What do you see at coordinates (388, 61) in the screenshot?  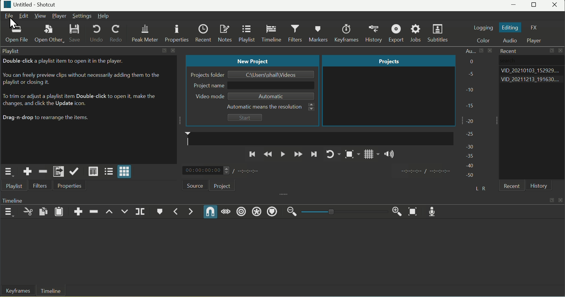 I see `Projects` at bounding box center [388, 61].